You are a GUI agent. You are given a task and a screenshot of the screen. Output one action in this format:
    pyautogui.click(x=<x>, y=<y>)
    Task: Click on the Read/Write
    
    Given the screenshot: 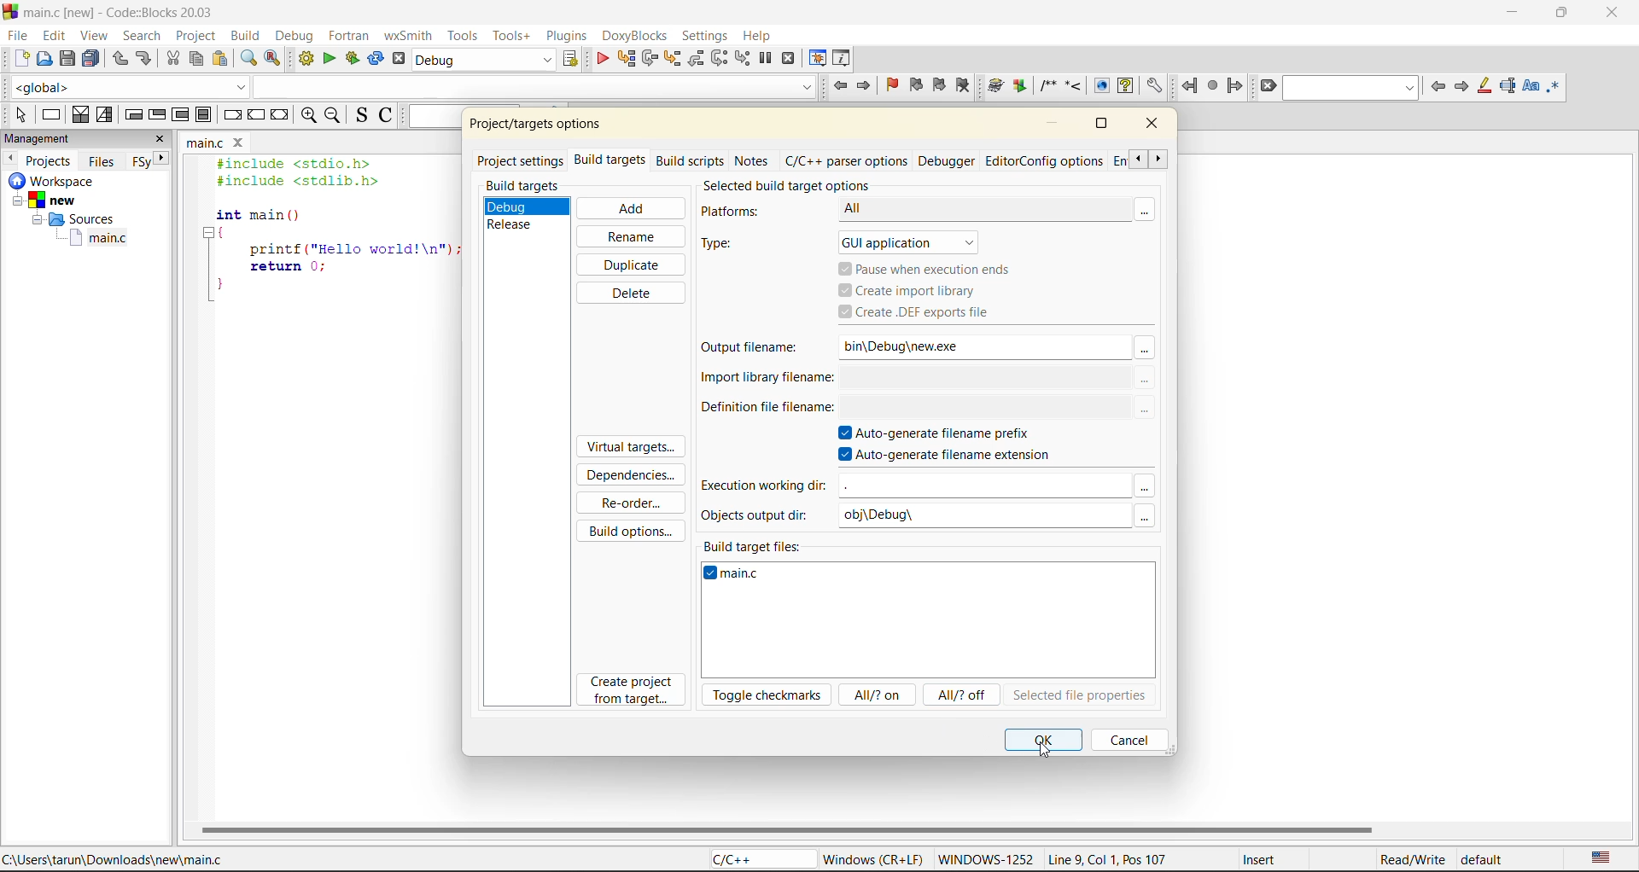 What is the action you would take?
    pyautogui.click(x=1410, y=857)
    